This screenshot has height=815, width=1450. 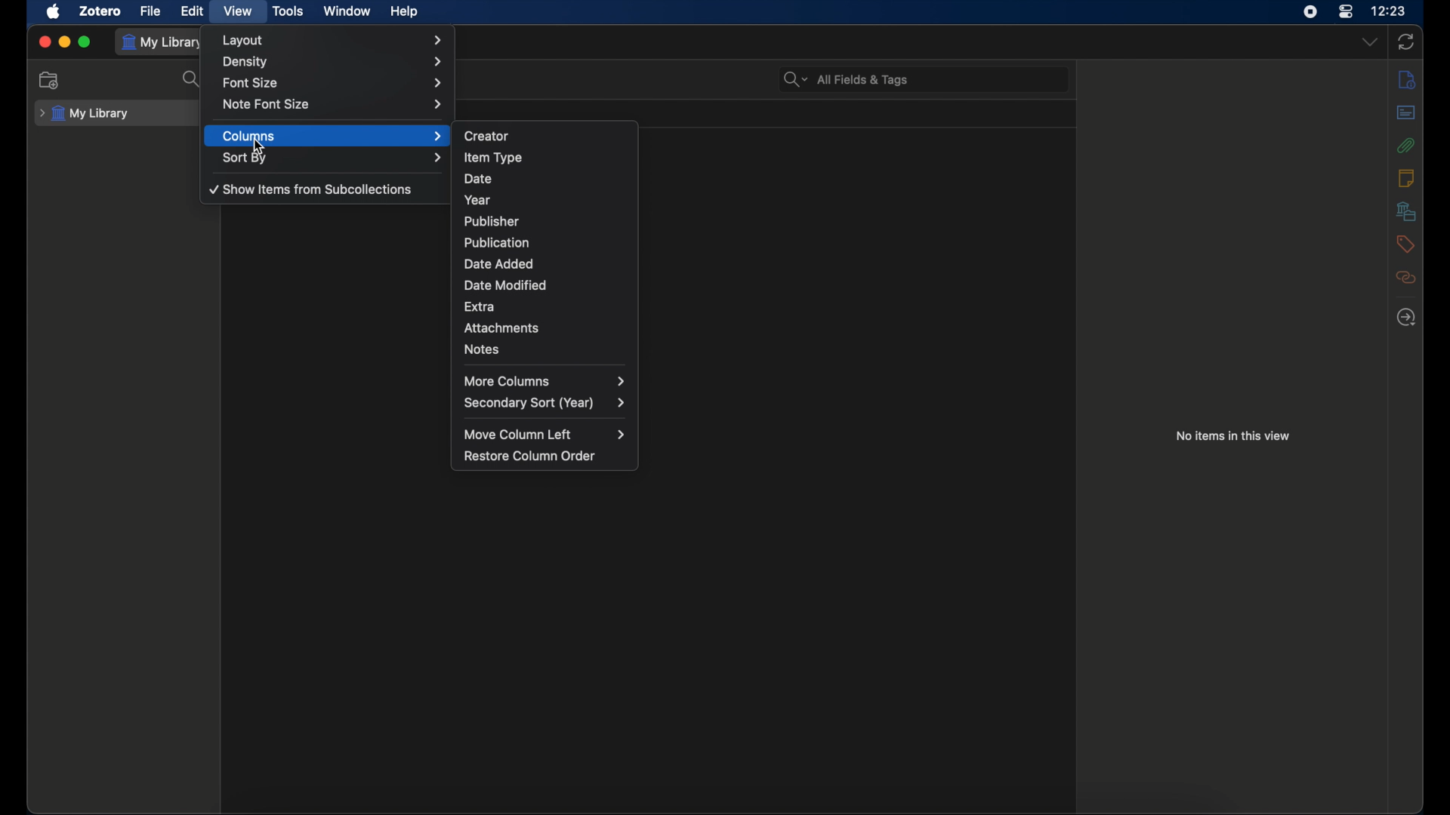 I want to click on related, so click(x=1406, y=277).